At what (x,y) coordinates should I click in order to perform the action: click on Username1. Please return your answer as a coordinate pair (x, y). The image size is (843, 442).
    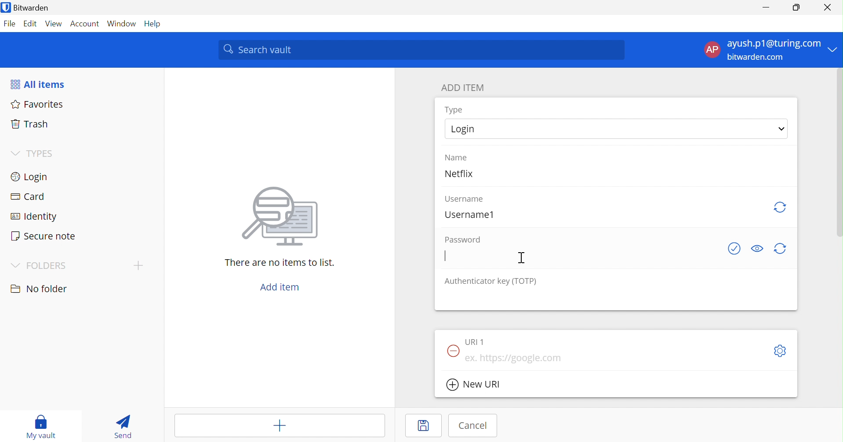
    Looking at the image, I should click on (469, 215).